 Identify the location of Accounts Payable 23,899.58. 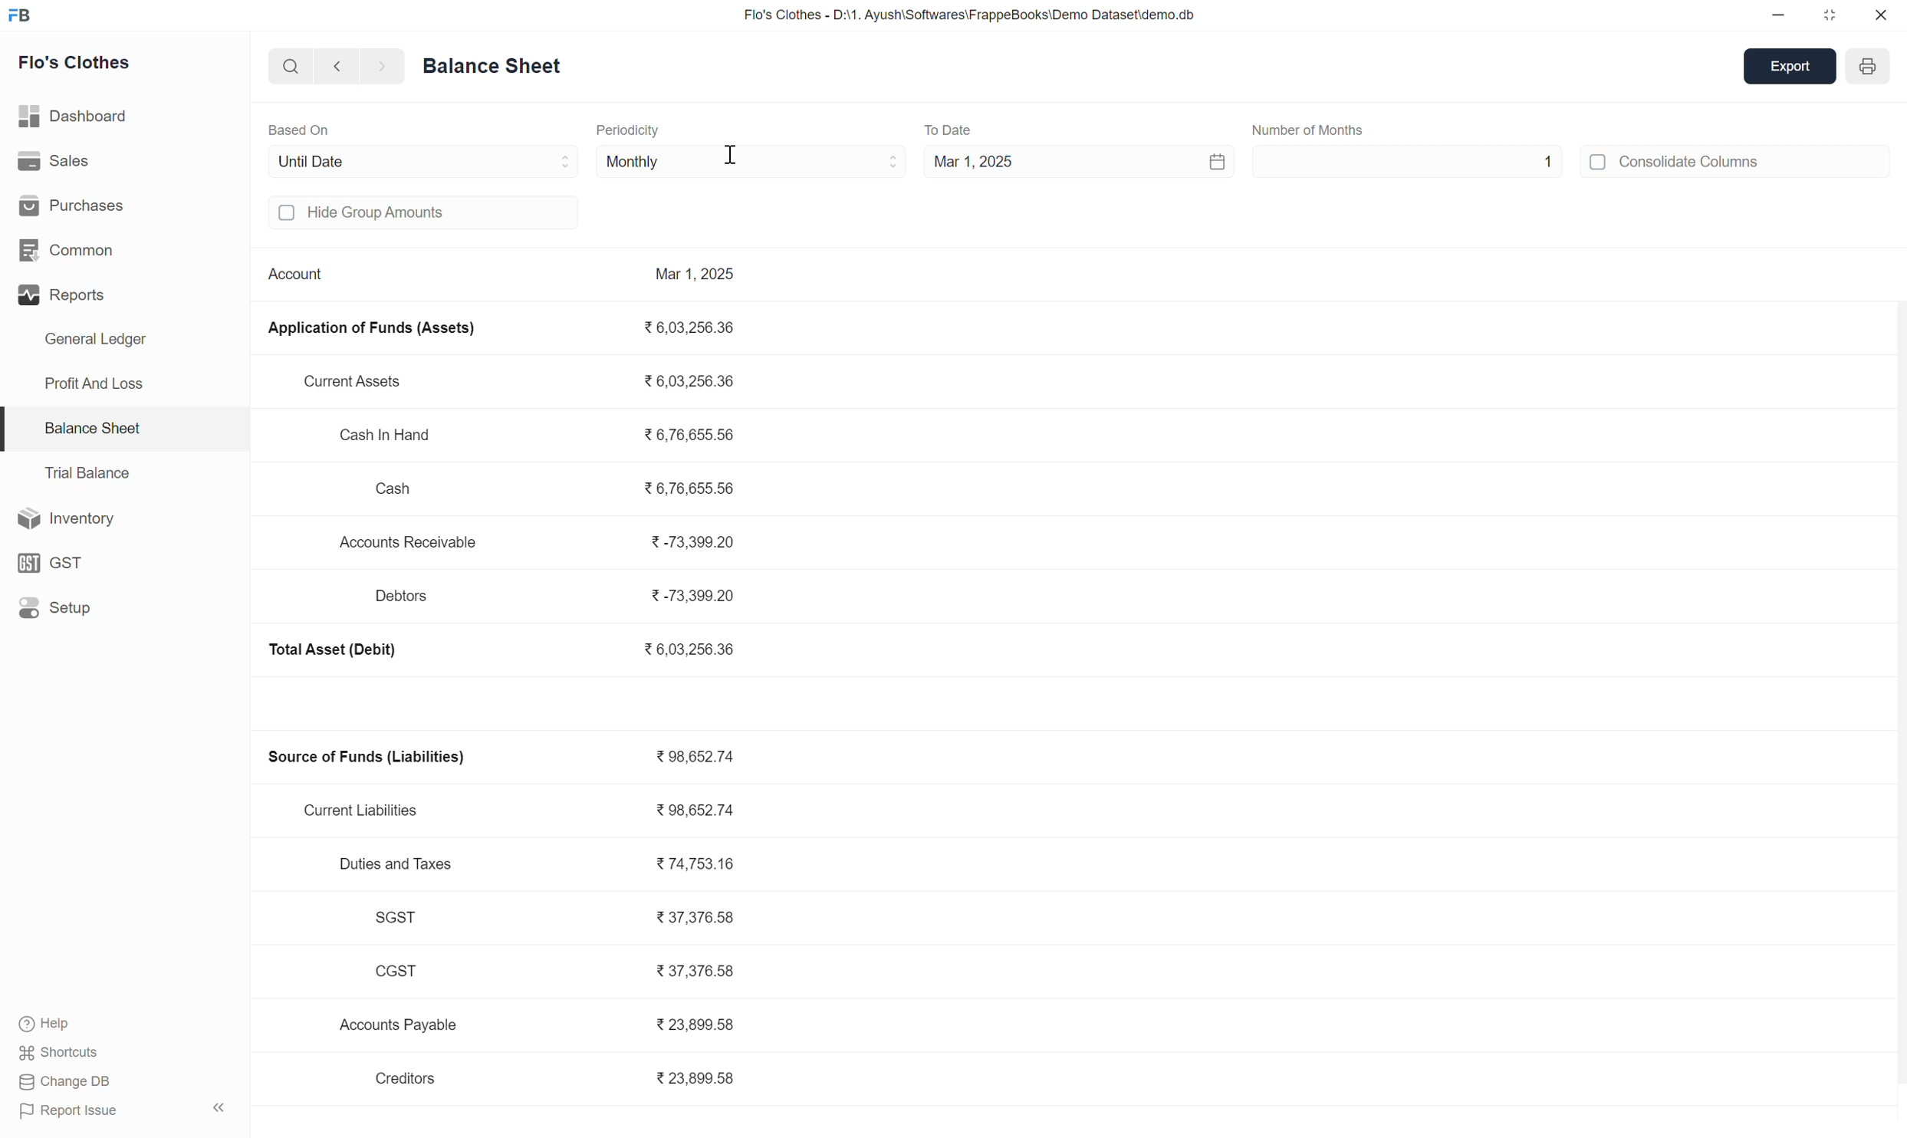
(543, 1025).